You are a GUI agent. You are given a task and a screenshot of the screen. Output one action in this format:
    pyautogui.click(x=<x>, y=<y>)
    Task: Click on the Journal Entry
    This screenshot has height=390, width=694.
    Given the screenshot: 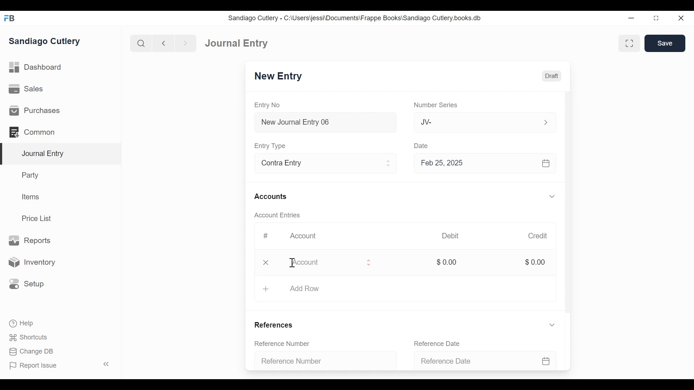 What is the action you would take?
    pyautogui.click(x=237, y=43)
    